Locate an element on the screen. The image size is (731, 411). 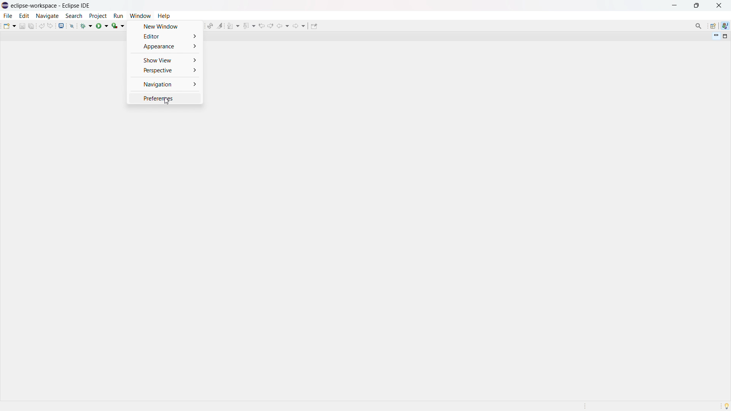
logo is located at coordinates (5, 6).